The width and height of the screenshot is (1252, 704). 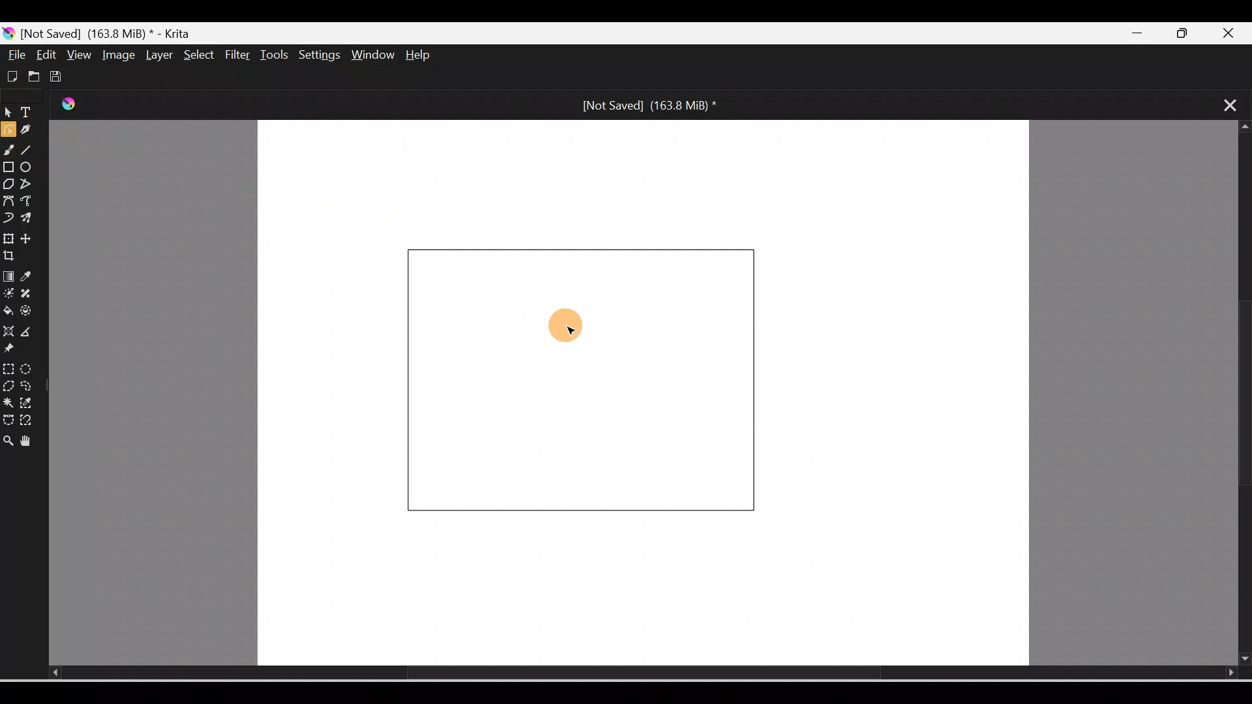 What do you see at coordinates (30, 421) in the screenshot?
I see `Magnetic curve selection tool` at bounding box center [30, 421].